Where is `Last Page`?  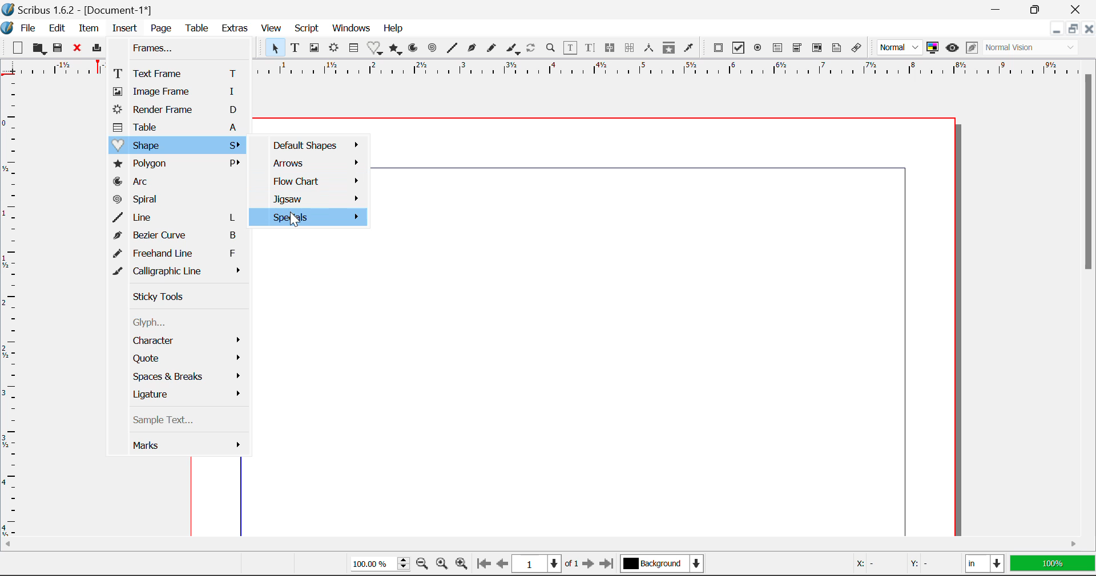
Last Page is located at coordinates (609, 564).